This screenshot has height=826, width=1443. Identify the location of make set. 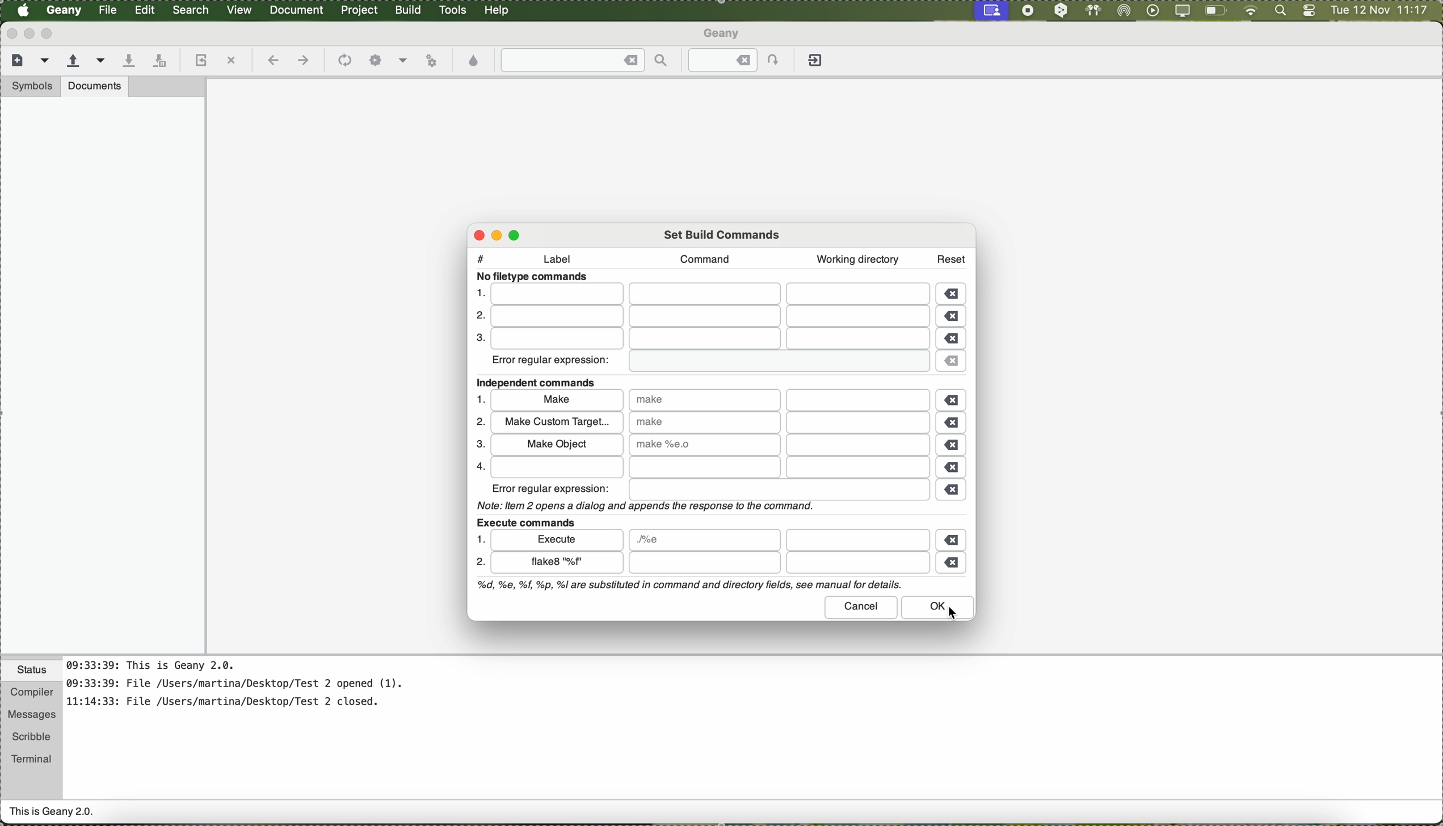
(704, 444).